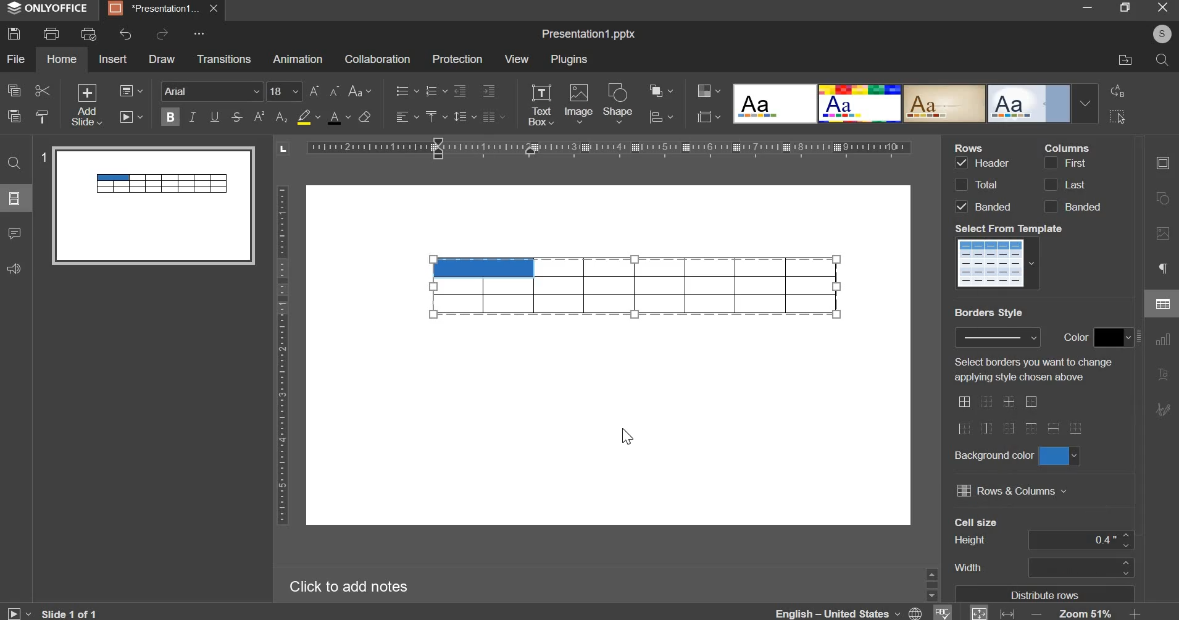  Describe the element at coordinates (517, 59) in the screenshot. I see `view` at that location.